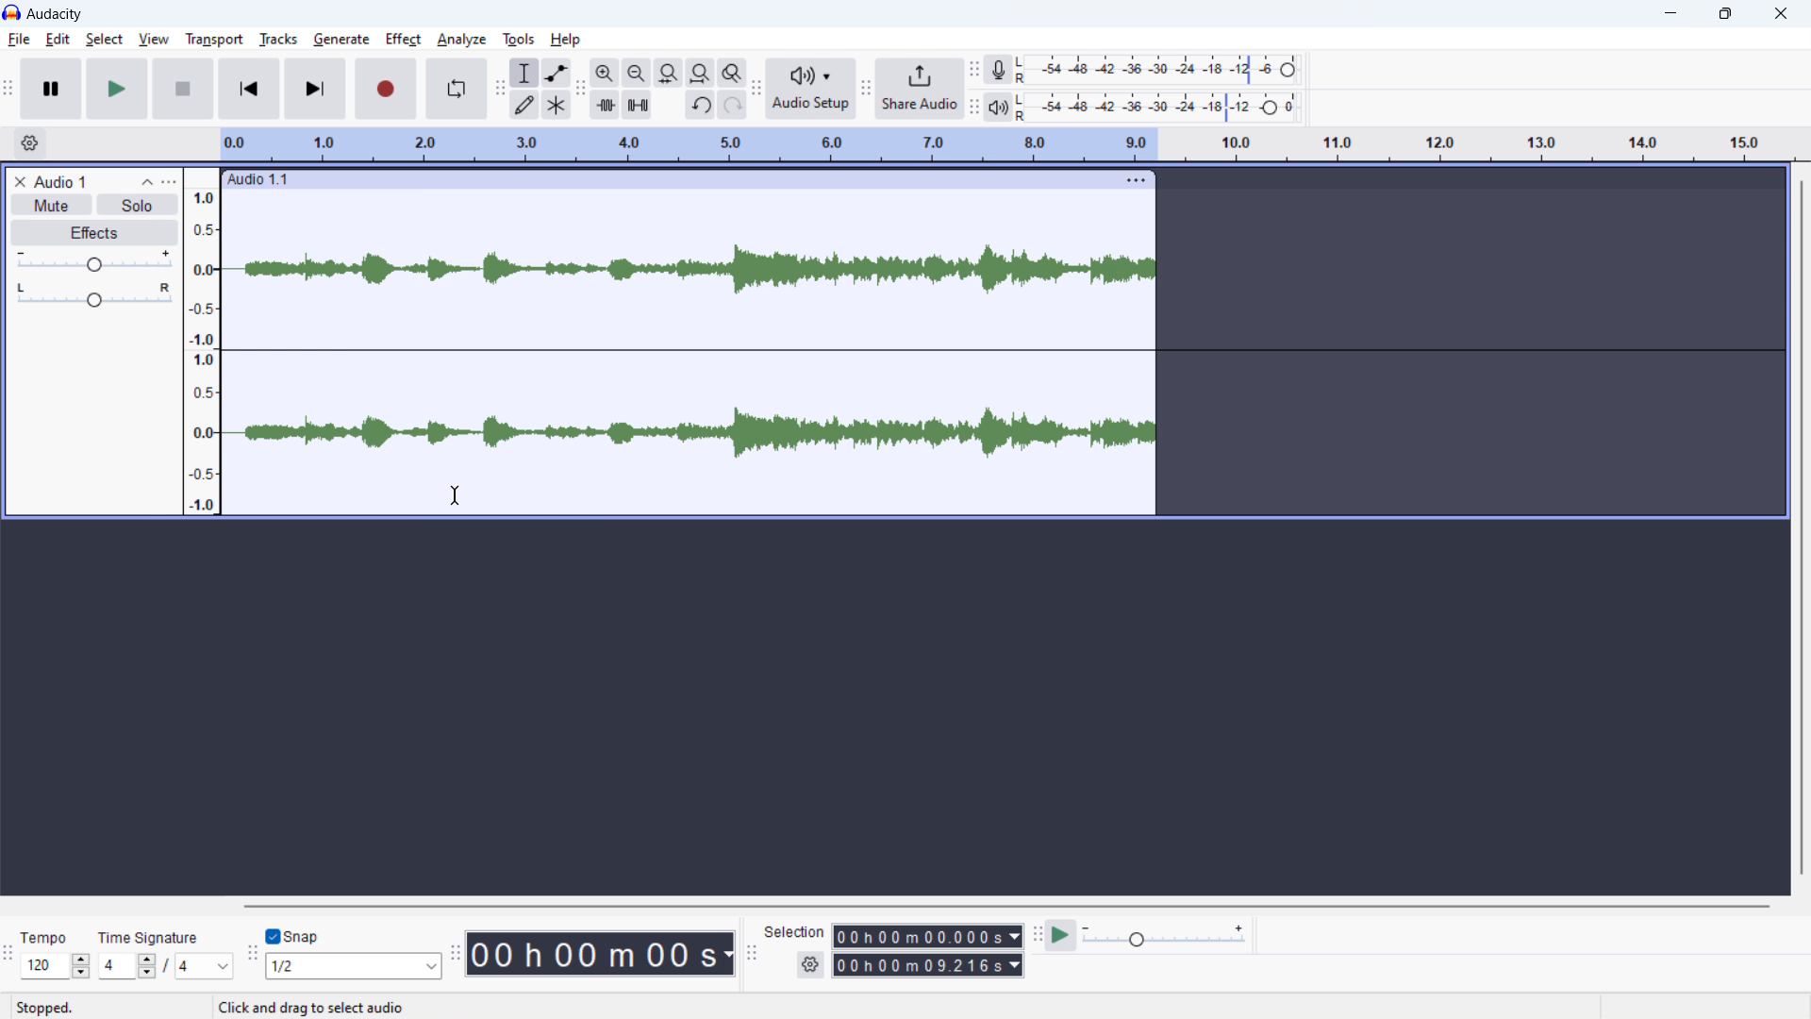  What do you see at coordinates (999, 108) in the screenshot?
I see `playback meter` at bounding box center [999, 108].